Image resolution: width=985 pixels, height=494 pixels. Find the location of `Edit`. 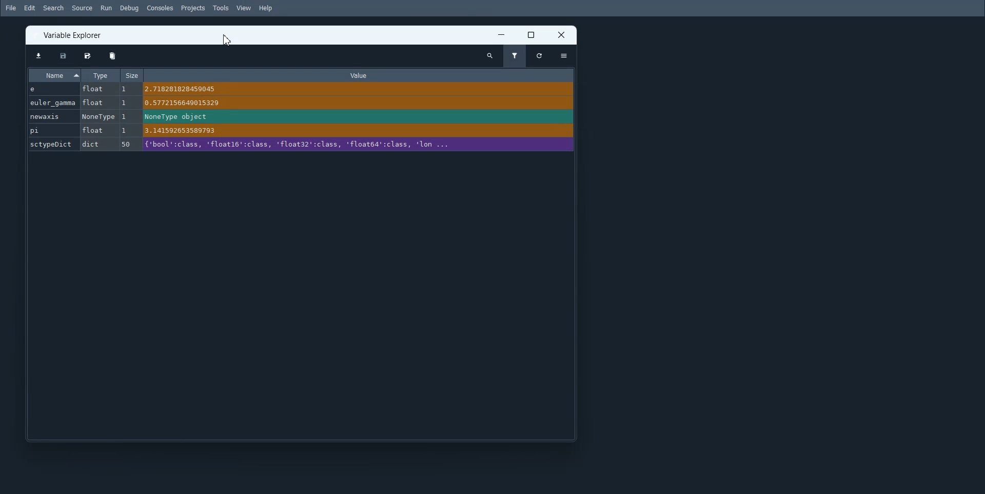

Edit is located at coordinates (30, 8).